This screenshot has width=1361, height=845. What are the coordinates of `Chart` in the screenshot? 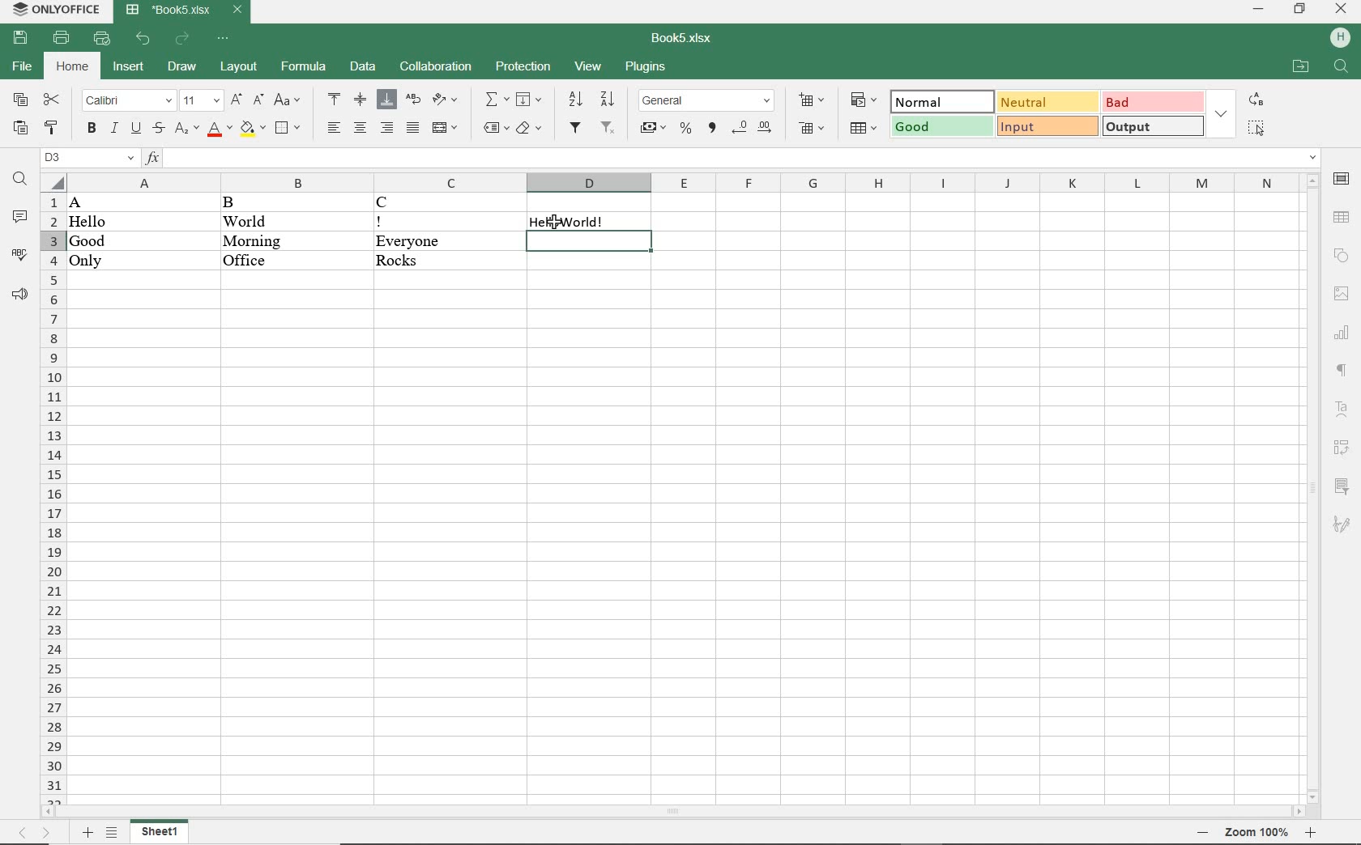 It's located at (1342, 333).